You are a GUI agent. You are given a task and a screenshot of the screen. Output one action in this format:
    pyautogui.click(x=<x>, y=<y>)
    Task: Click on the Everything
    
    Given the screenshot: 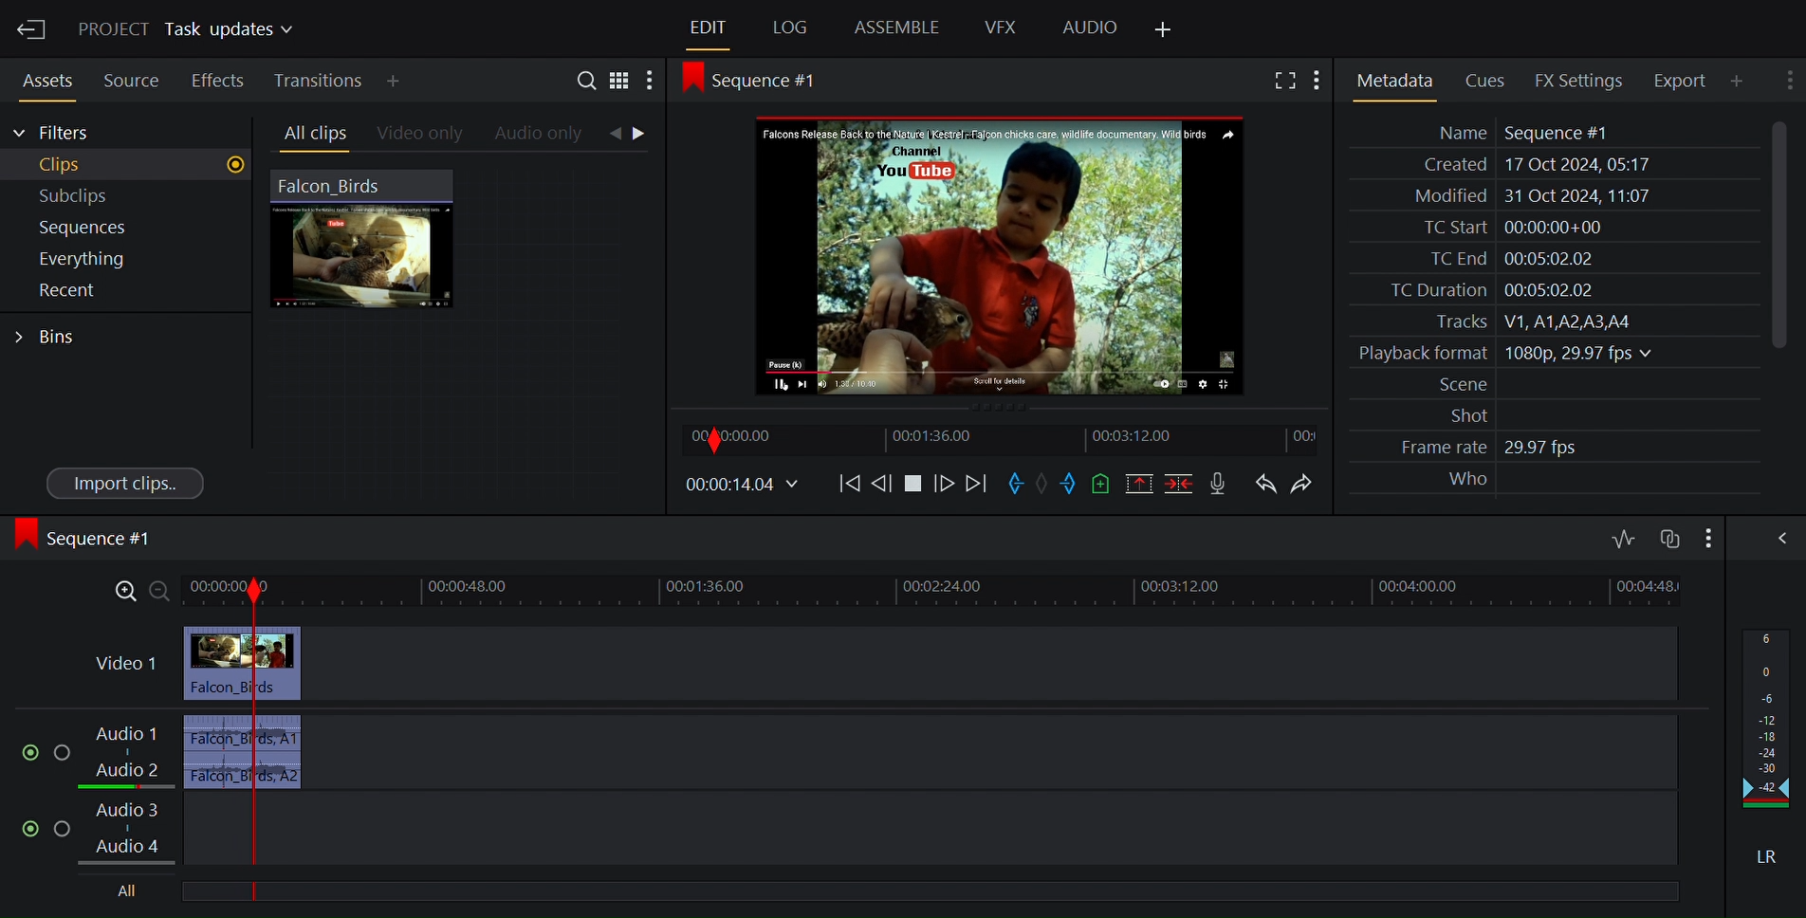 What is the action you would take?
    pyautogui.click(x=115, y=260)
    